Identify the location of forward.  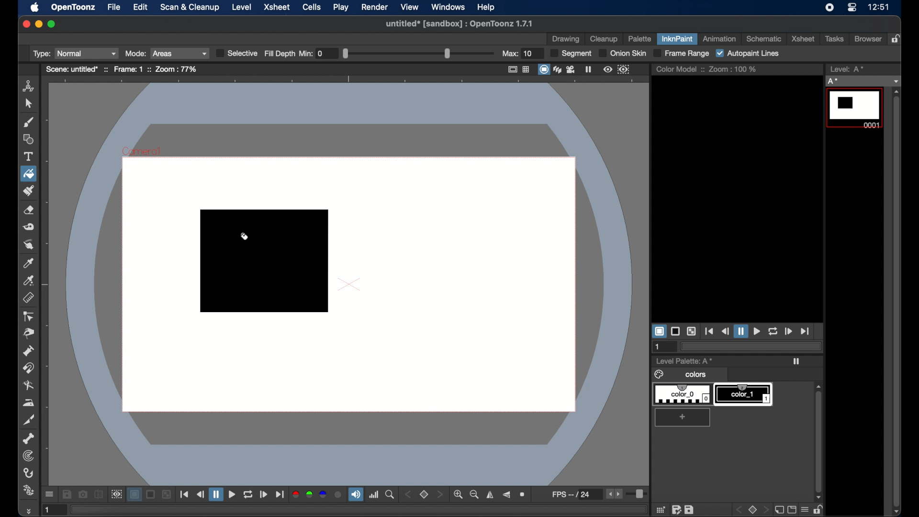
(264, 495).